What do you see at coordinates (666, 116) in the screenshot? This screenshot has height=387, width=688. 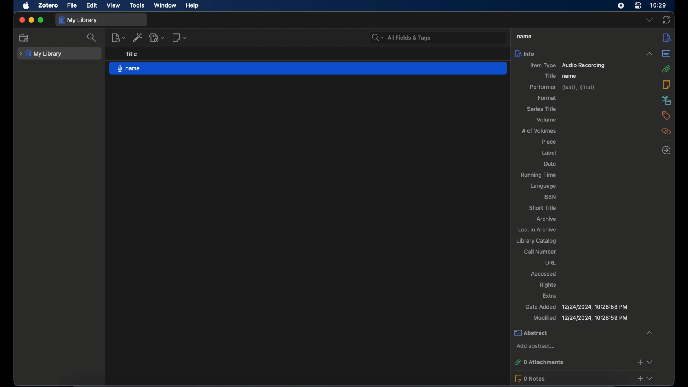 I see `tags` at bounding box center [666, 116].